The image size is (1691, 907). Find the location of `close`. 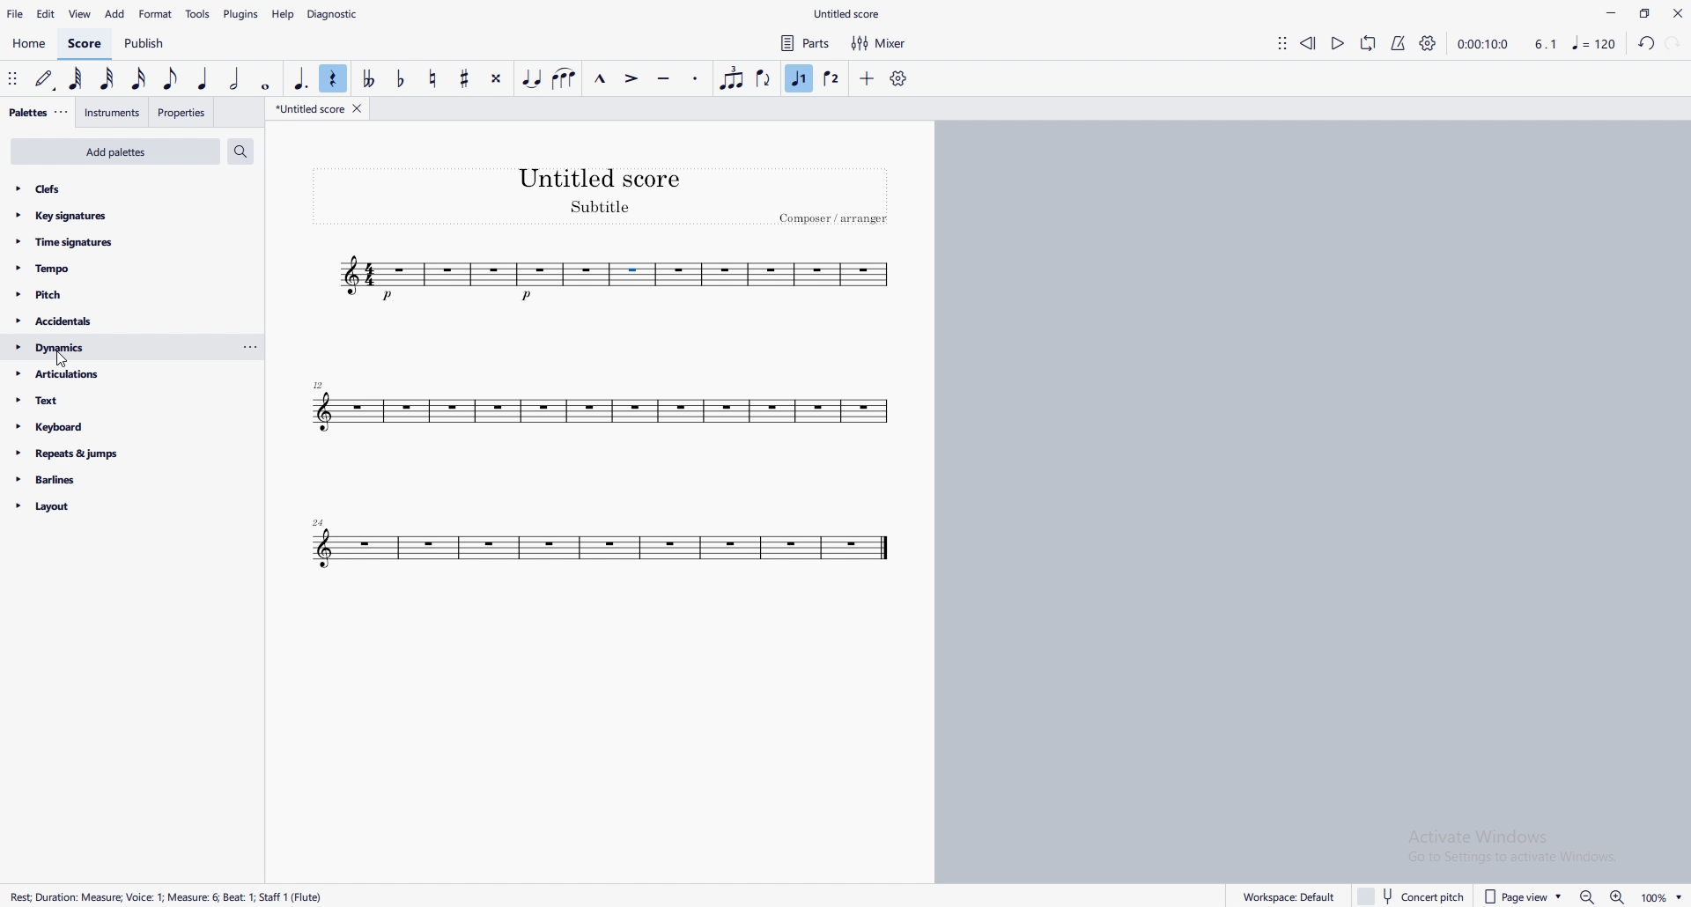

close is located at coordinates (1678, 13).